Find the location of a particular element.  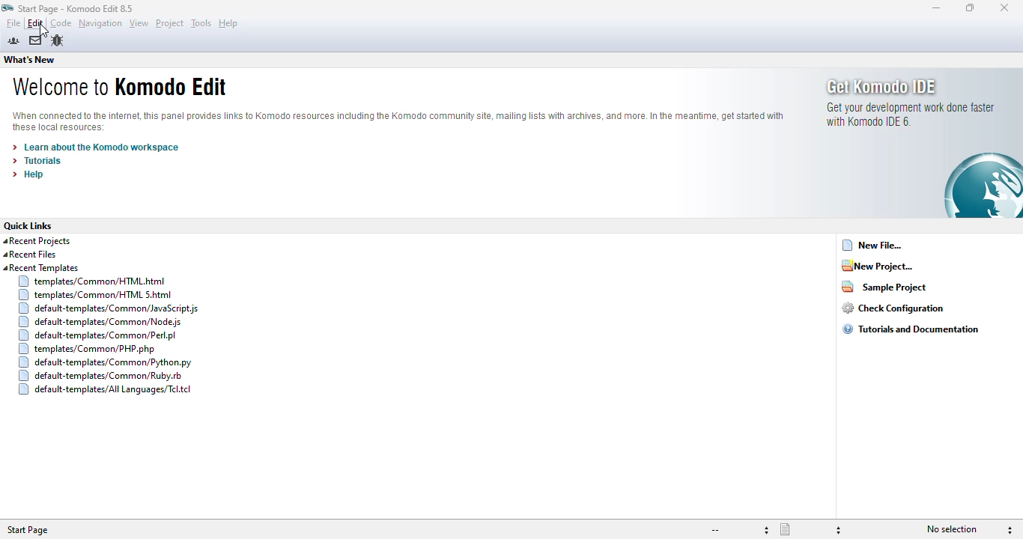

start page is located at coordinates (28, 530).